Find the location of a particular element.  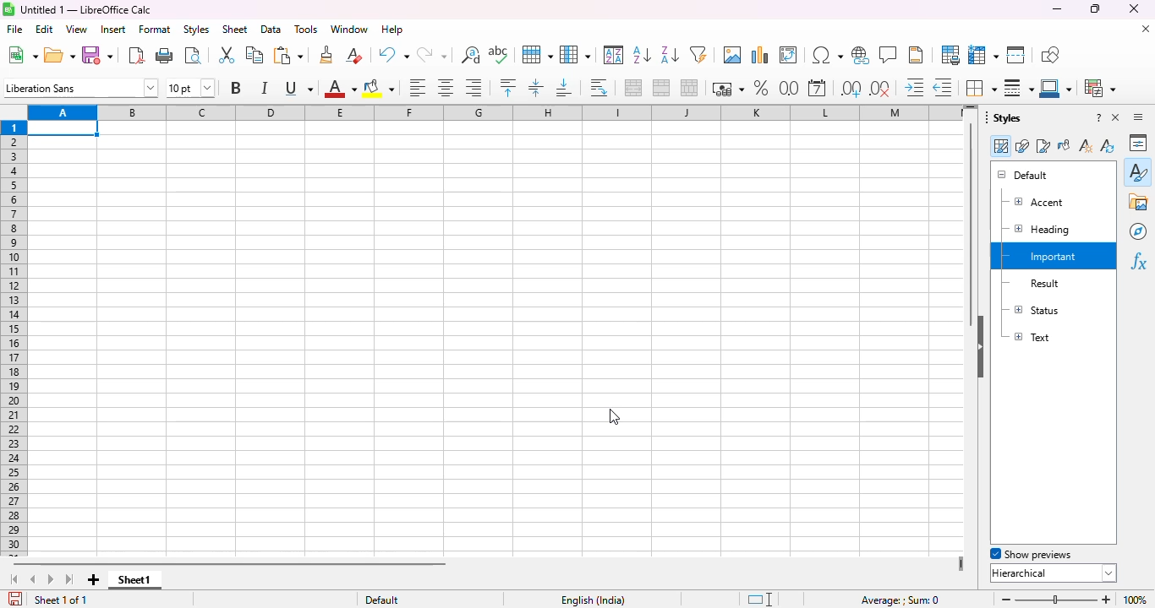

text language is located at coordinates (592, 600).